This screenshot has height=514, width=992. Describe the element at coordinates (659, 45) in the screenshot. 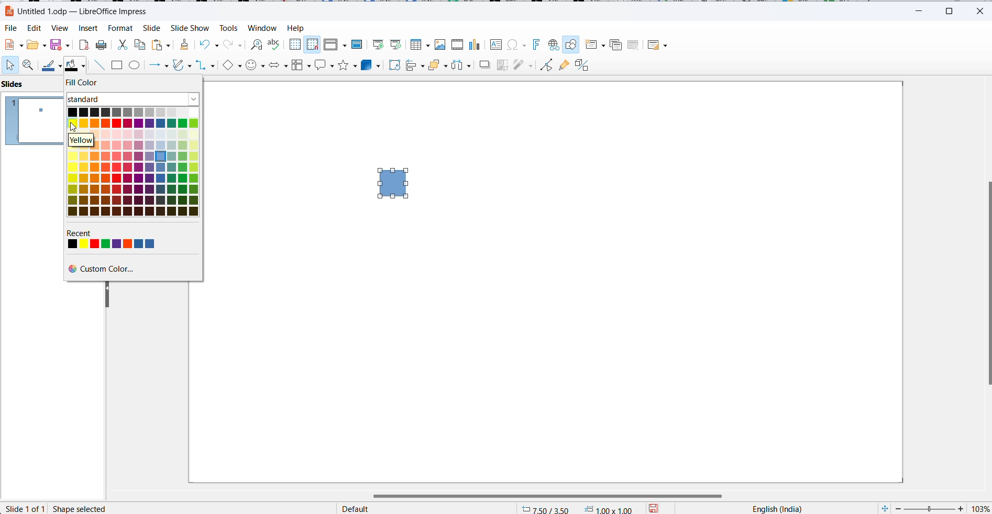

I see `Slide layout` at that location.